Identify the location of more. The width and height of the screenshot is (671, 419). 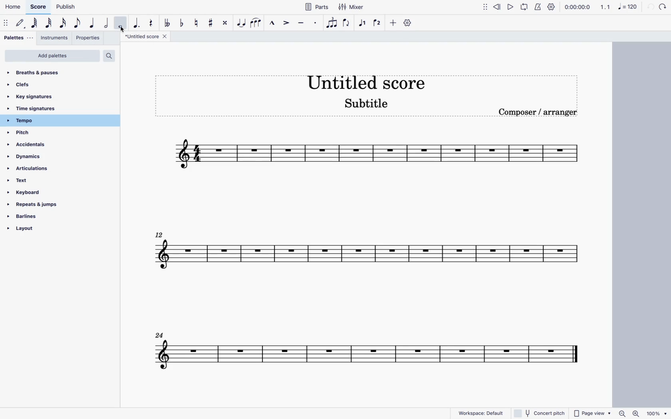
(392, 23).